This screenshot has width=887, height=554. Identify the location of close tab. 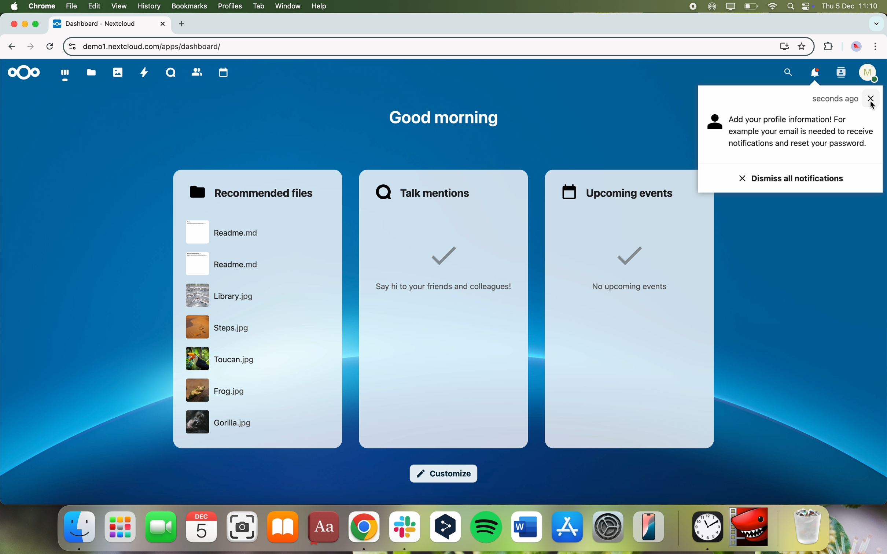
(10, 24).